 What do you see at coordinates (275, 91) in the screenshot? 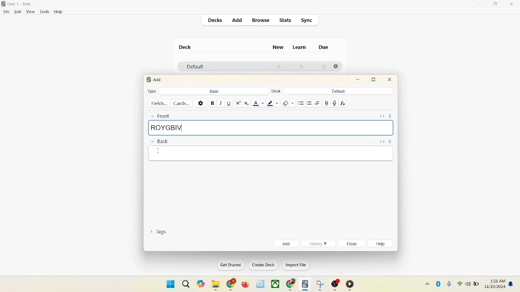
I see `deck` at bounding box center [275, 91].